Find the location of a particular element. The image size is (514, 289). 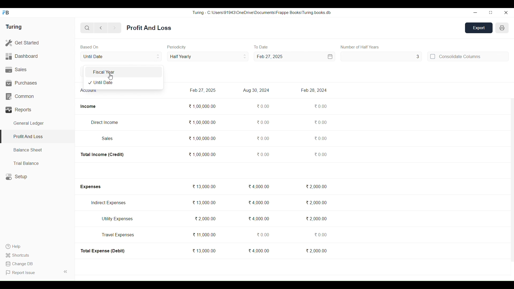

Open report print view is located at coordinates (502, 28).